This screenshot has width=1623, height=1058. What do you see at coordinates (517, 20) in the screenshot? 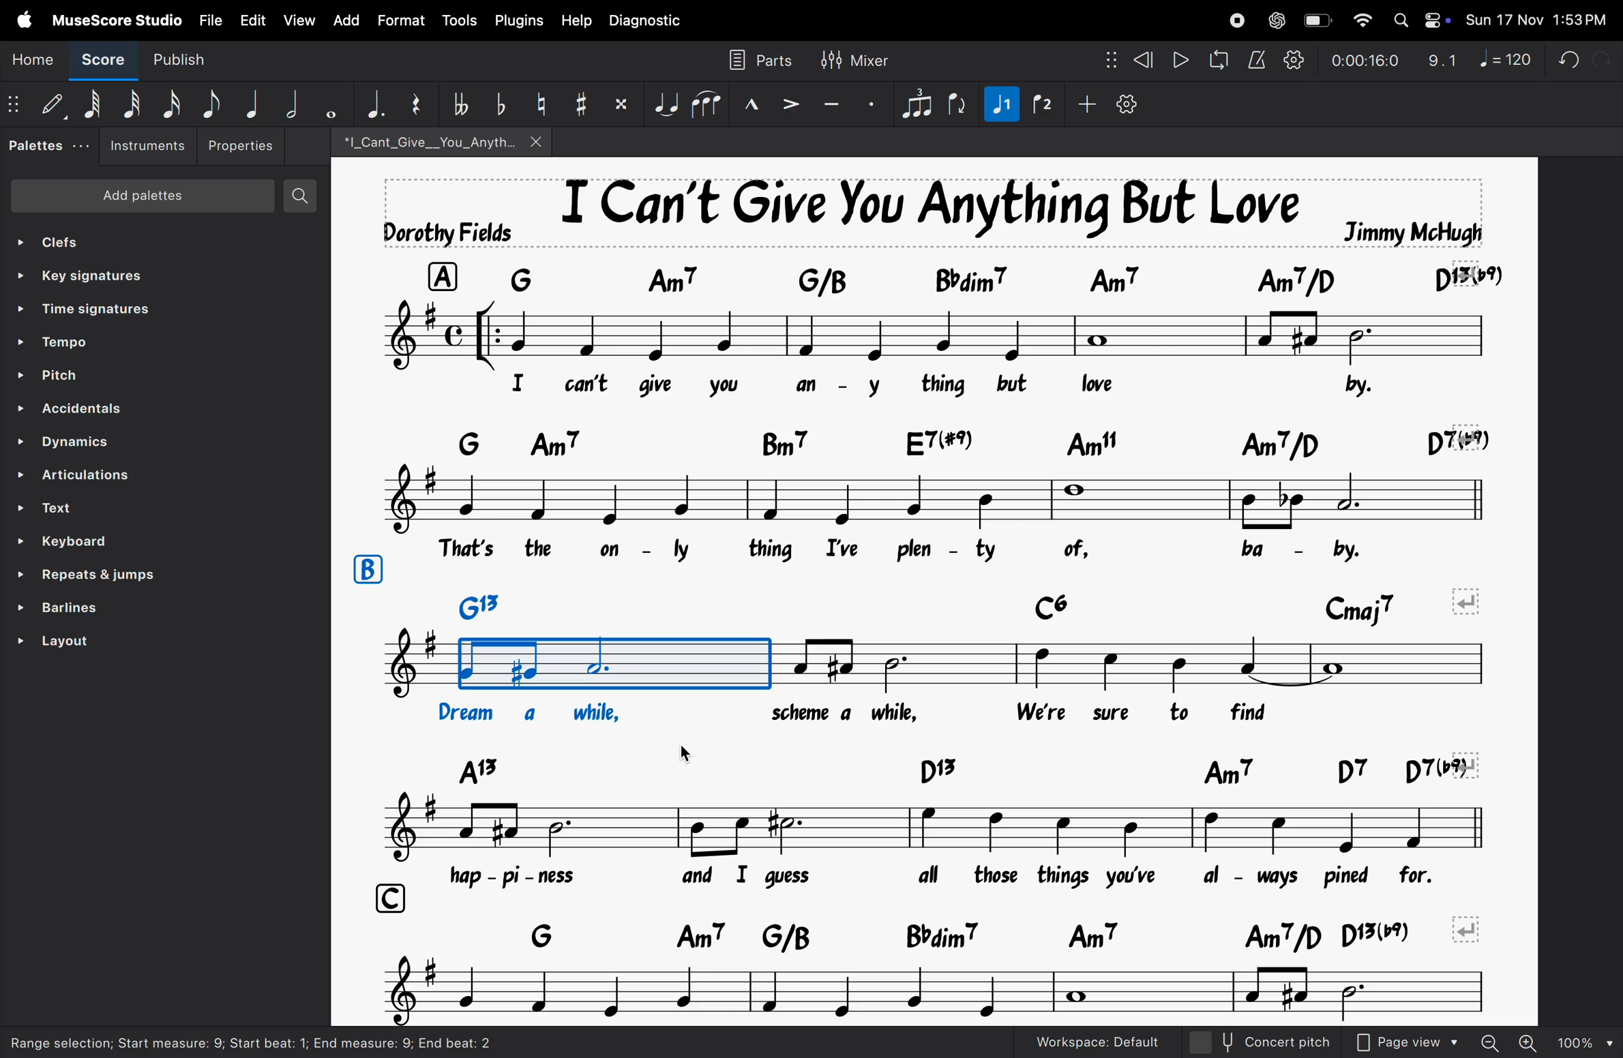
I see `plugins` at bounding box center [517, 20].